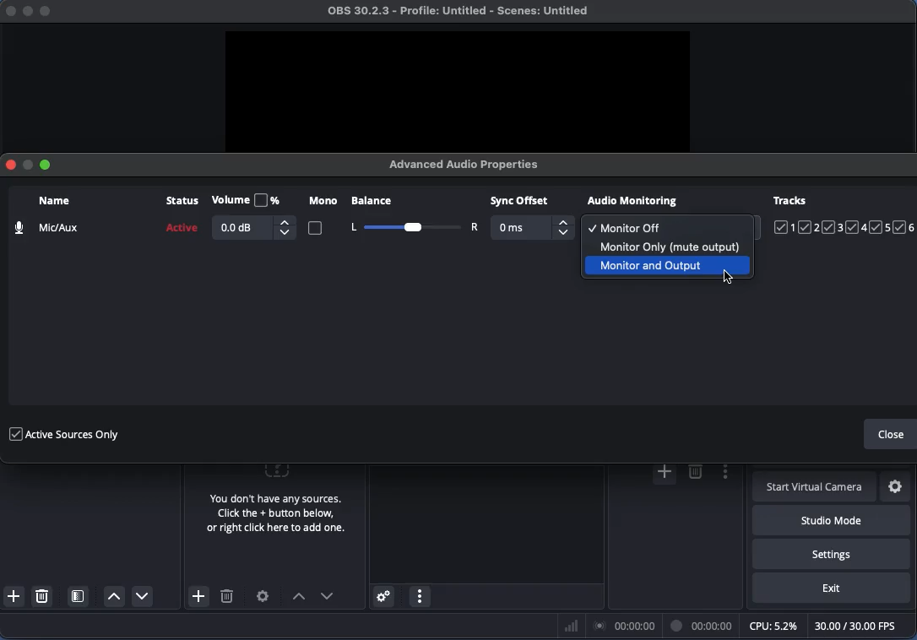  What do you see at coordinates (626, 227) in the screenshot?
I see `Monitor off` at bounding box center [626, 227].